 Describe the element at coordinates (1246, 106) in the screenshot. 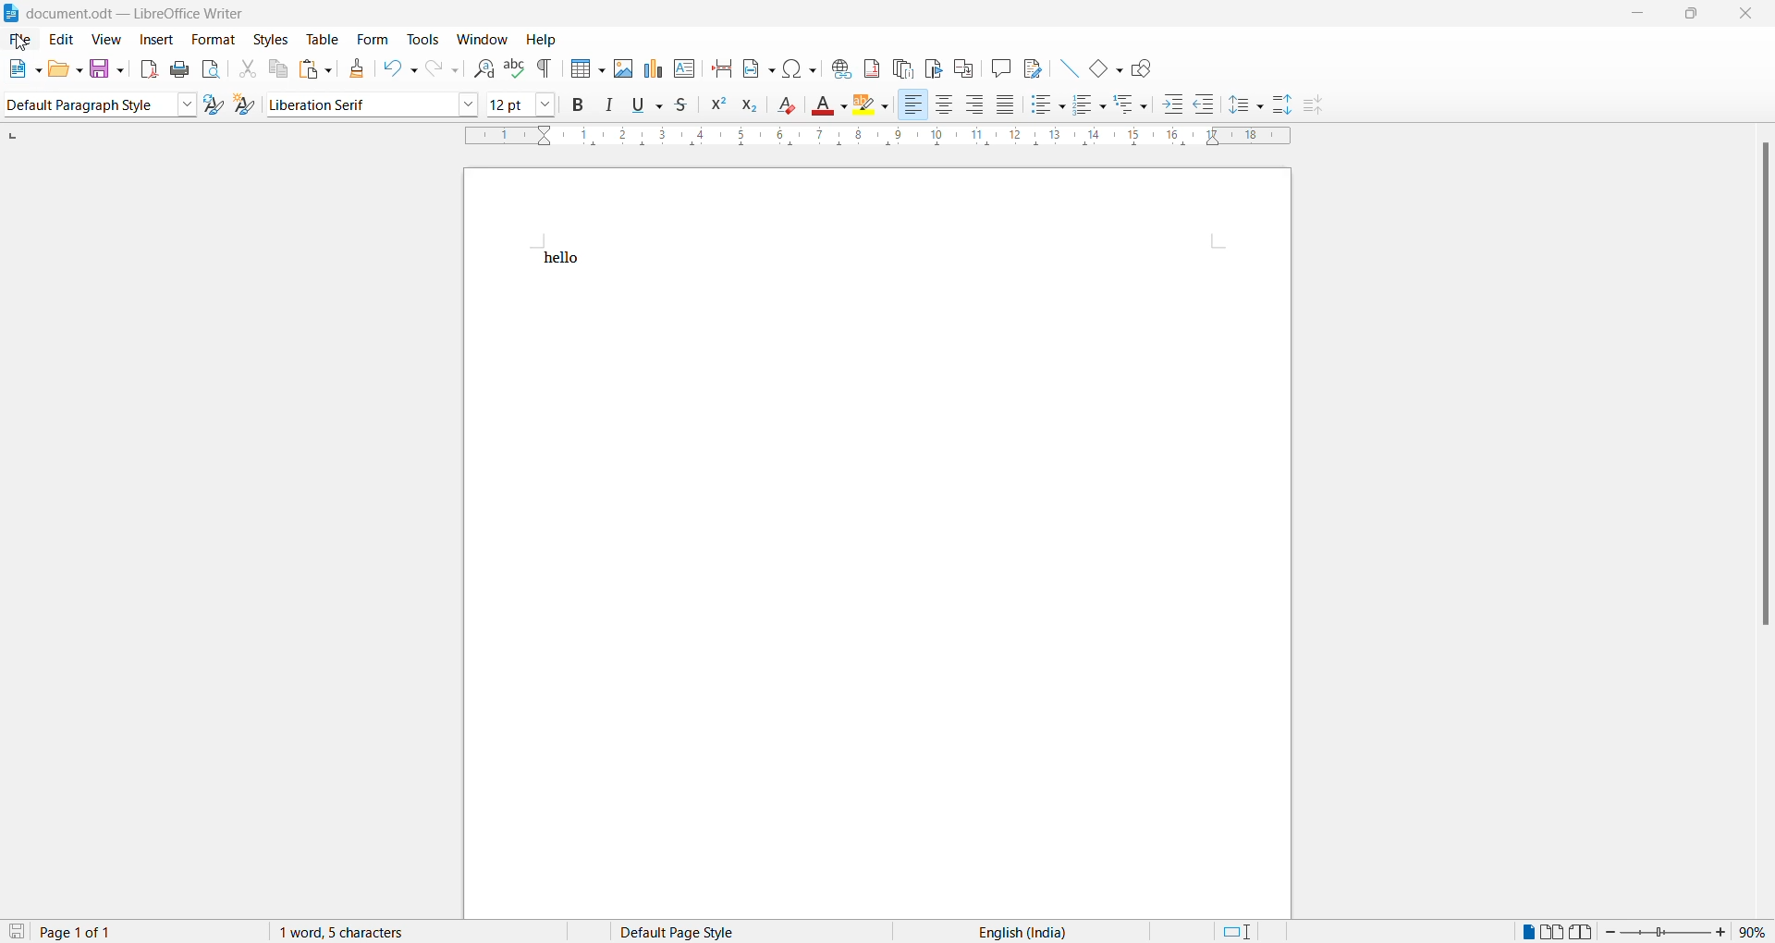

I see `Line spacing options` at that location.